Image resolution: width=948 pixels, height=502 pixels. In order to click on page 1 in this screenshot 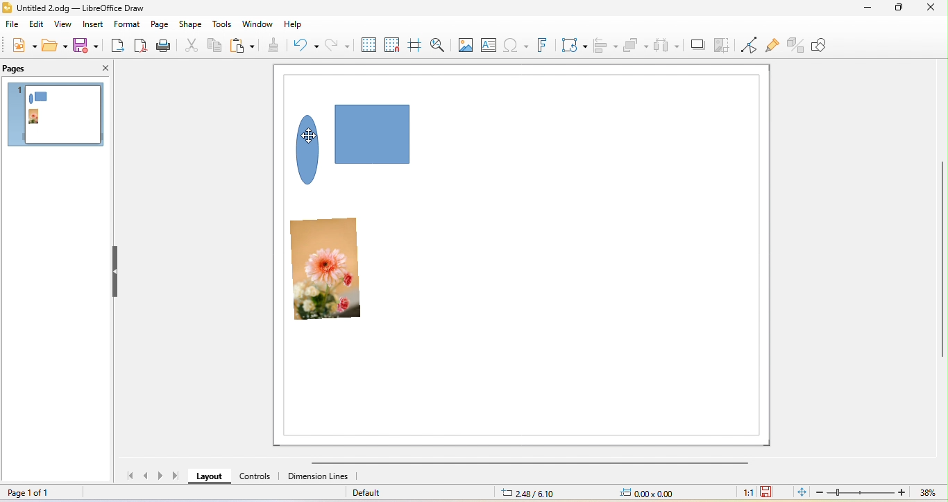, I will do `click(54, 116)`.